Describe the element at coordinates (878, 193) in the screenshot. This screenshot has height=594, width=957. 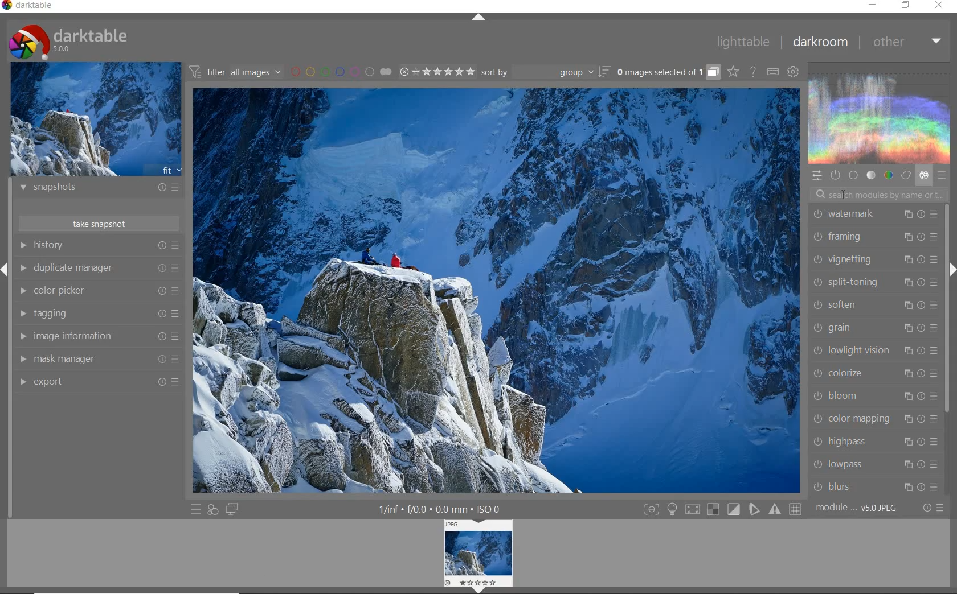
I see `search modules by name` at that location.